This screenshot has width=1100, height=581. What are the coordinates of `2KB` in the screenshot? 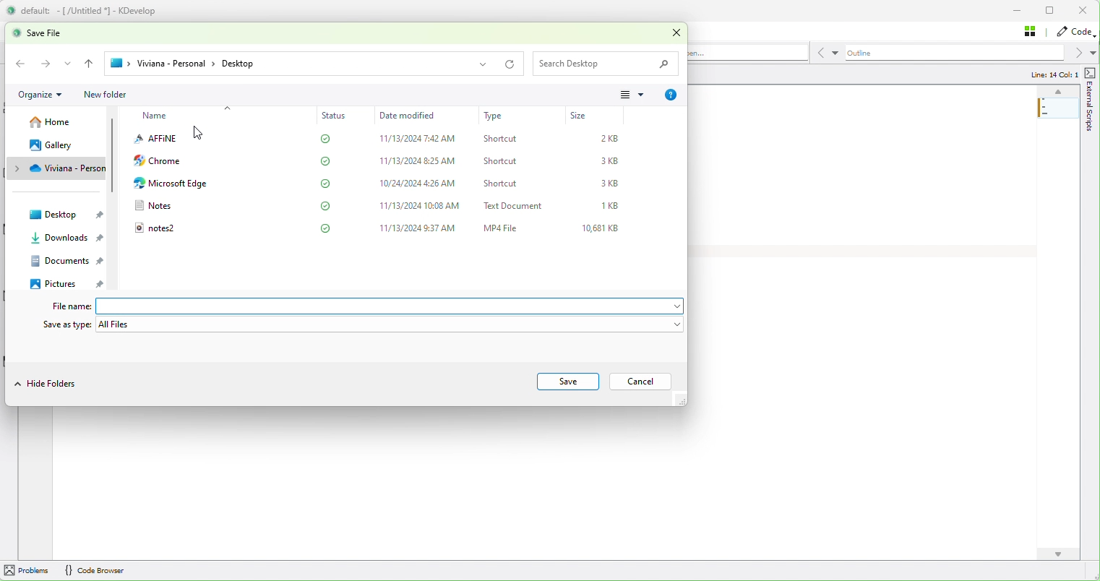 It's located at (614, 138).